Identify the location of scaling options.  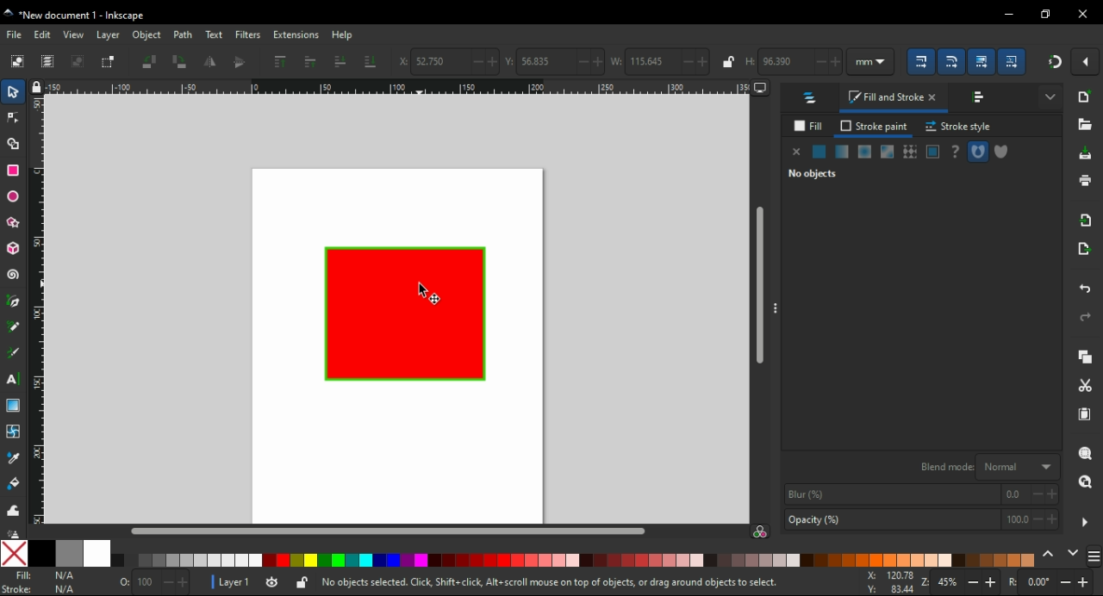
(950, 60).